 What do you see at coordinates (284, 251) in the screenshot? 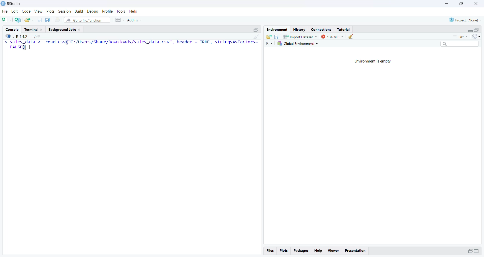
I see `Plots` at bounding box center [284, 251].